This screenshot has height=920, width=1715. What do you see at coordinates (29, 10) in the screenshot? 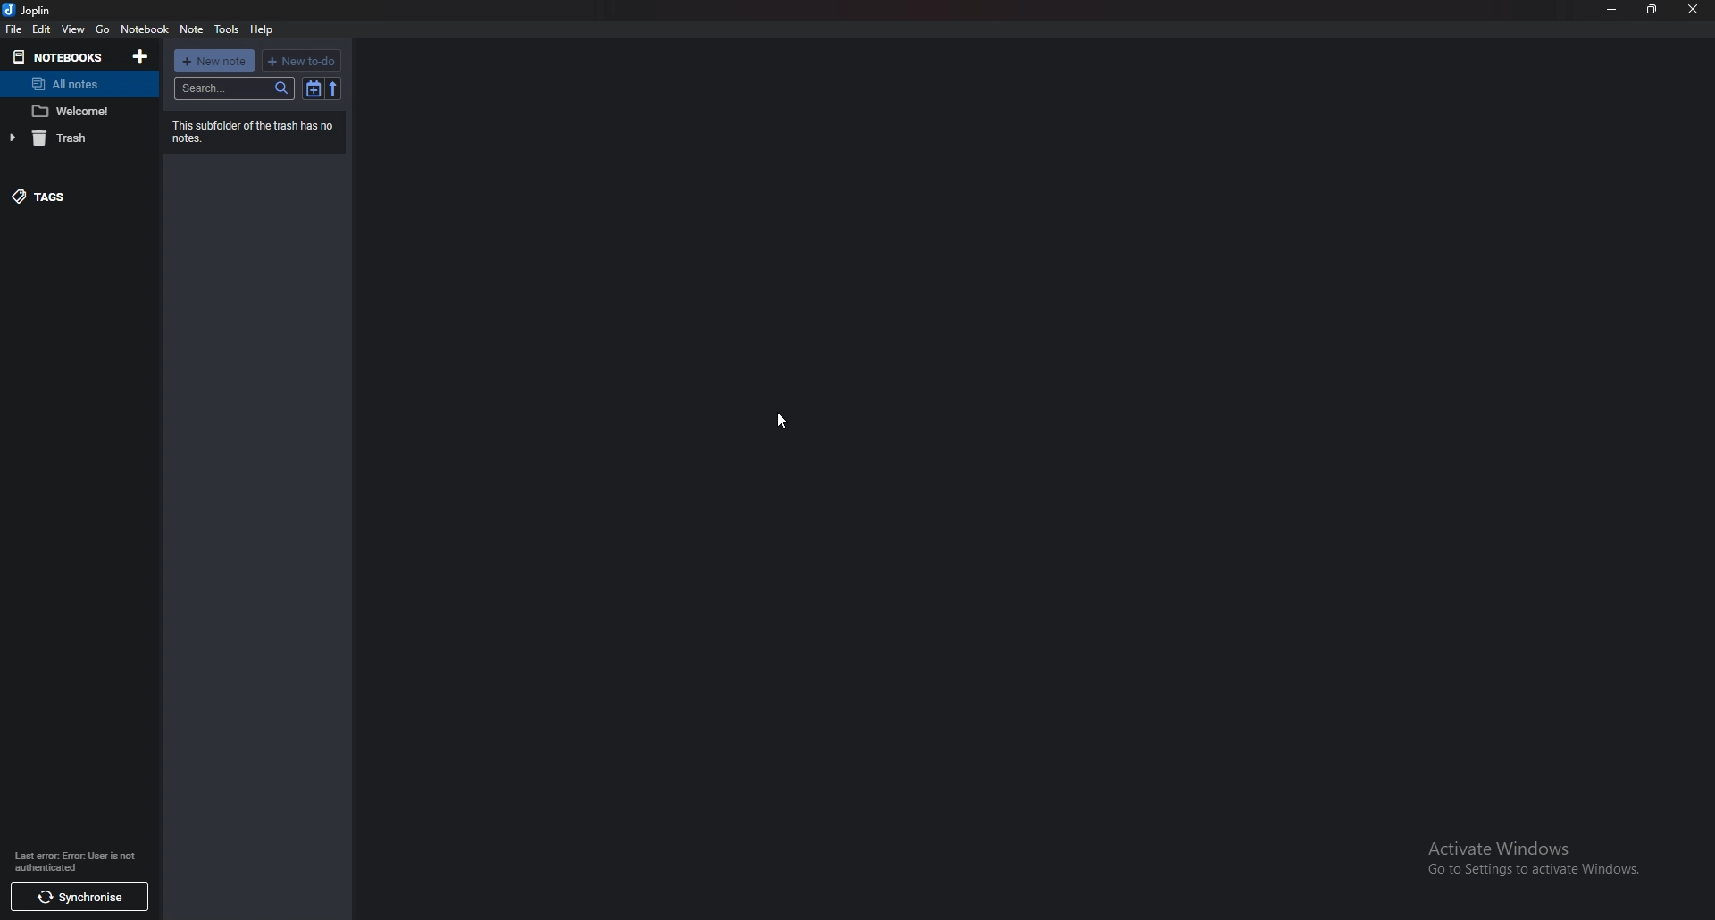
I see `joplin` at bounding box center [29, 10].